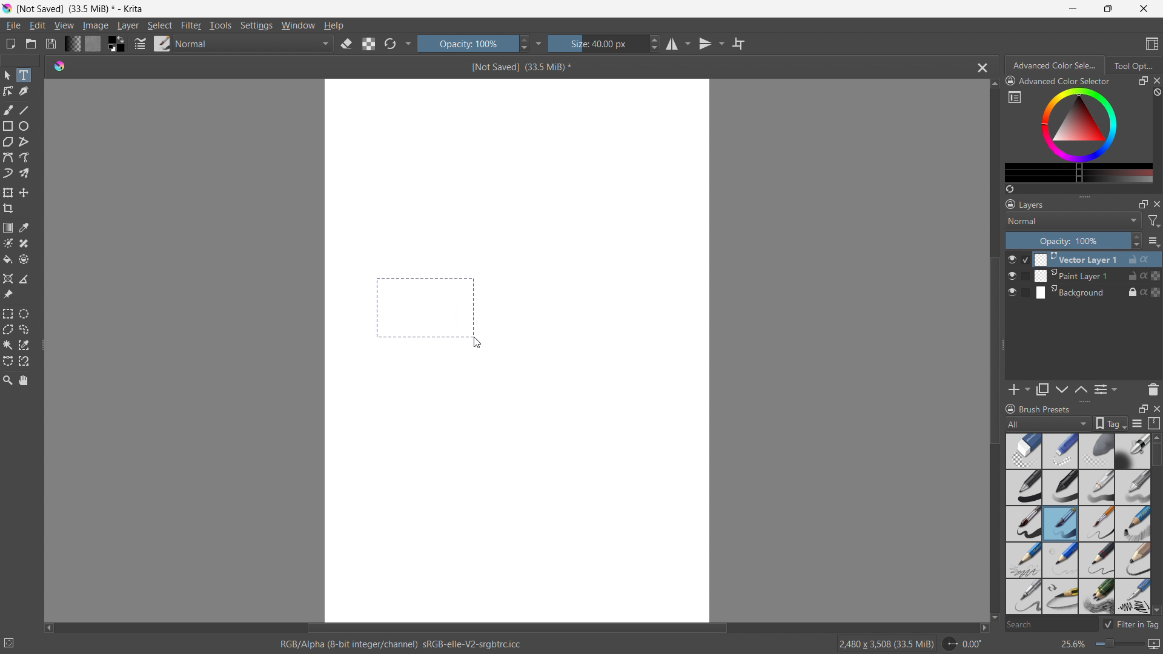 This screenshot has width=1163, height=654. I want to click on small tip pencil, so click(1060, 597).